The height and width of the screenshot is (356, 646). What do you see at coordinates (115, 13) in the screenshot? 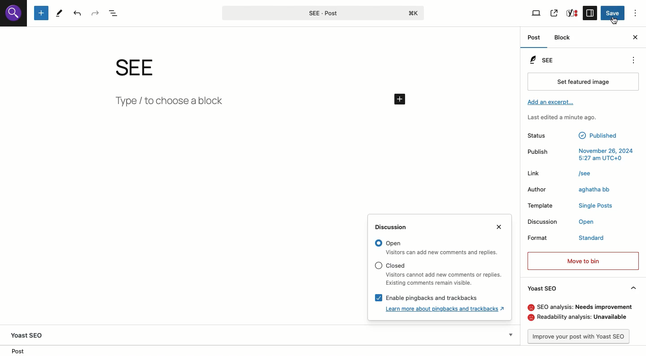
I see `Document overview` at bounding box center [115, 13].